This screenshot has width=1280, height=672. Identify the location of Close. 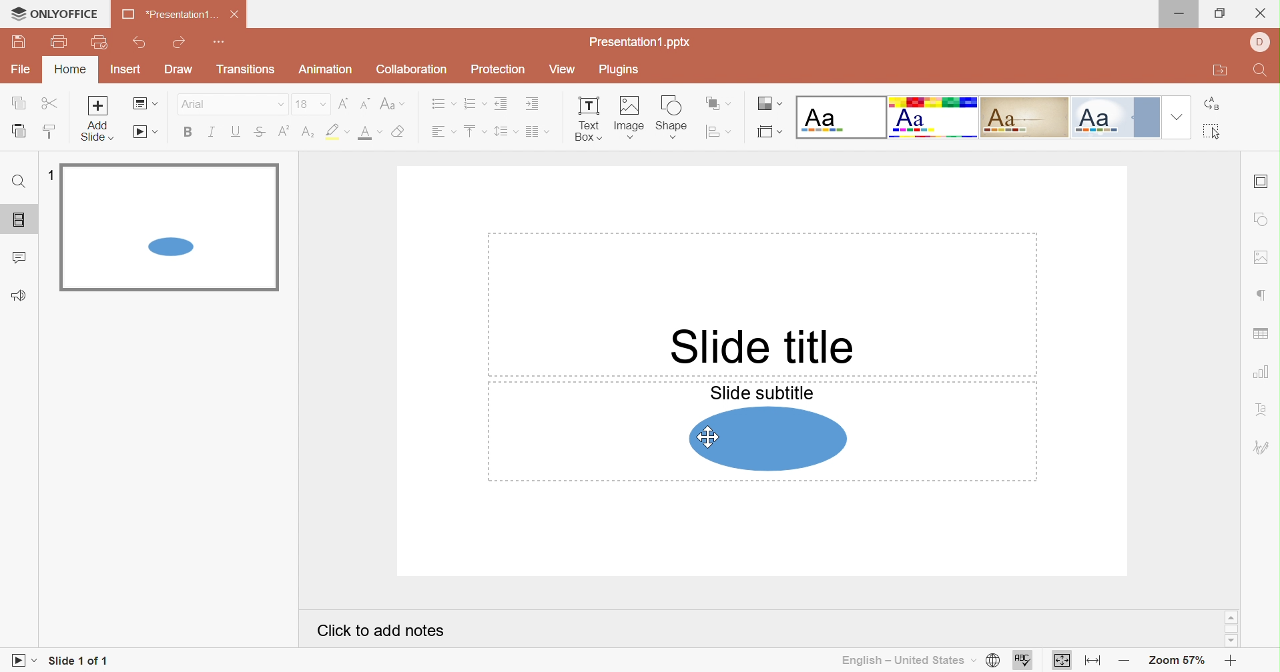
(234, 16).